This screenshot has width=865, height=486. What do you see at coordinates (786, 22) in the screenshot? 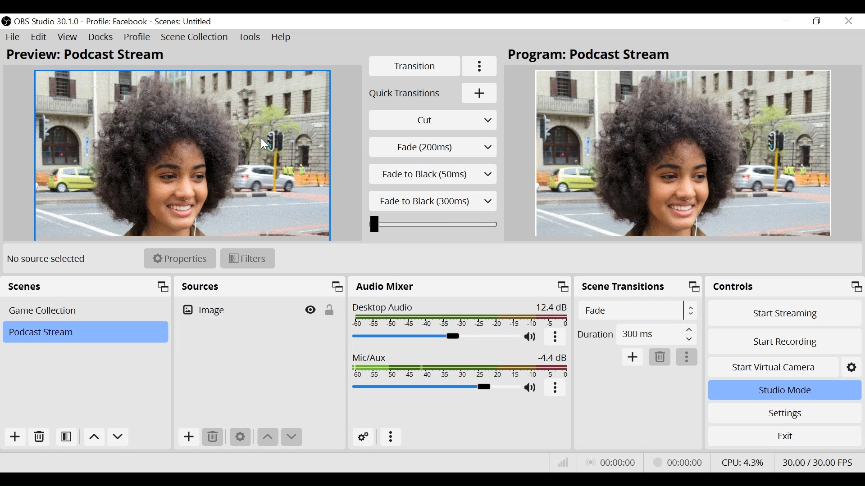
I see `minimize` at bounding box center [786, 22].